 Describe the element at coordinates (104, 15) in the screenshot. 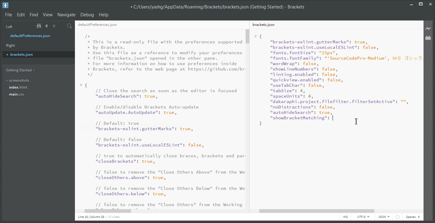

I see `Help` at that location.